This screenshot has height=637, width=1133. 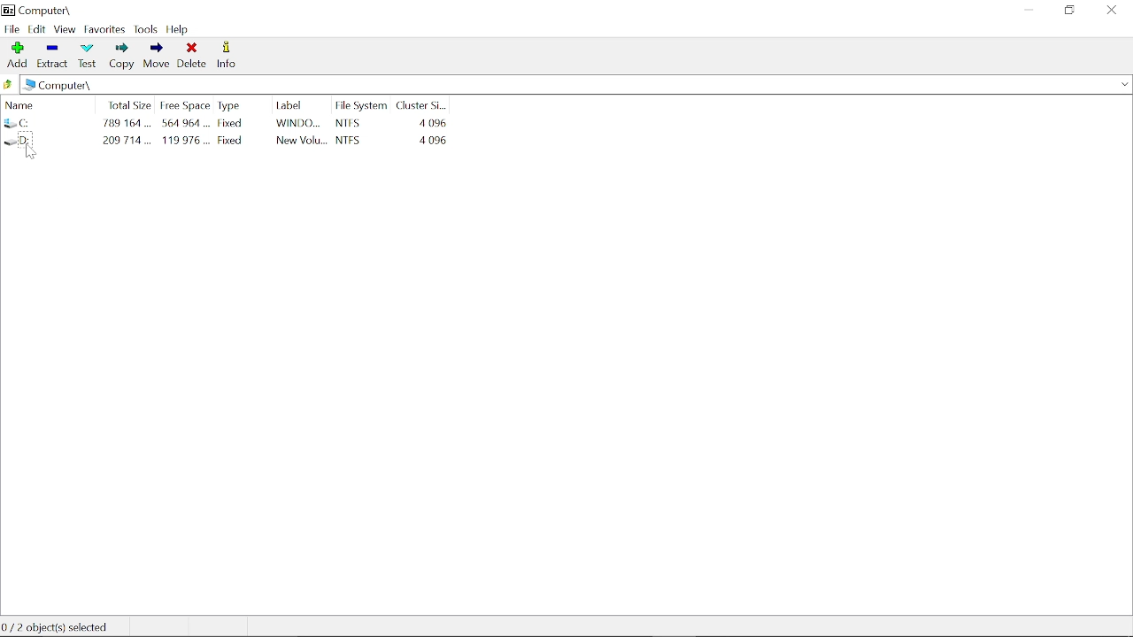 What do you see at coordinates (361, 104) in the screenshot?
I see `file system` at bounding box center [361, 104].